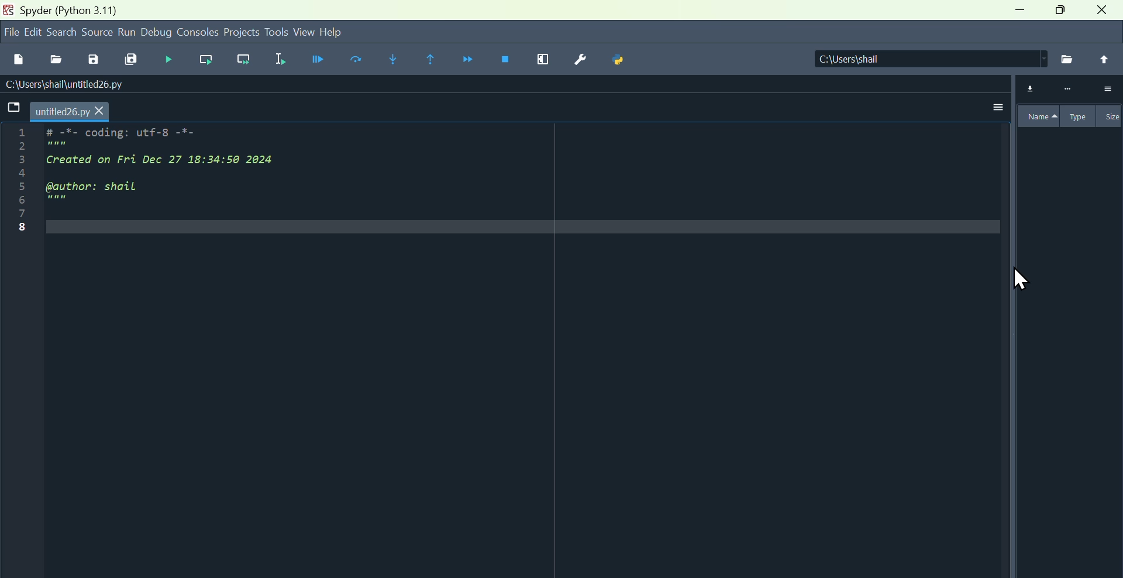  I want to click on Debug file, so click(315, 60).